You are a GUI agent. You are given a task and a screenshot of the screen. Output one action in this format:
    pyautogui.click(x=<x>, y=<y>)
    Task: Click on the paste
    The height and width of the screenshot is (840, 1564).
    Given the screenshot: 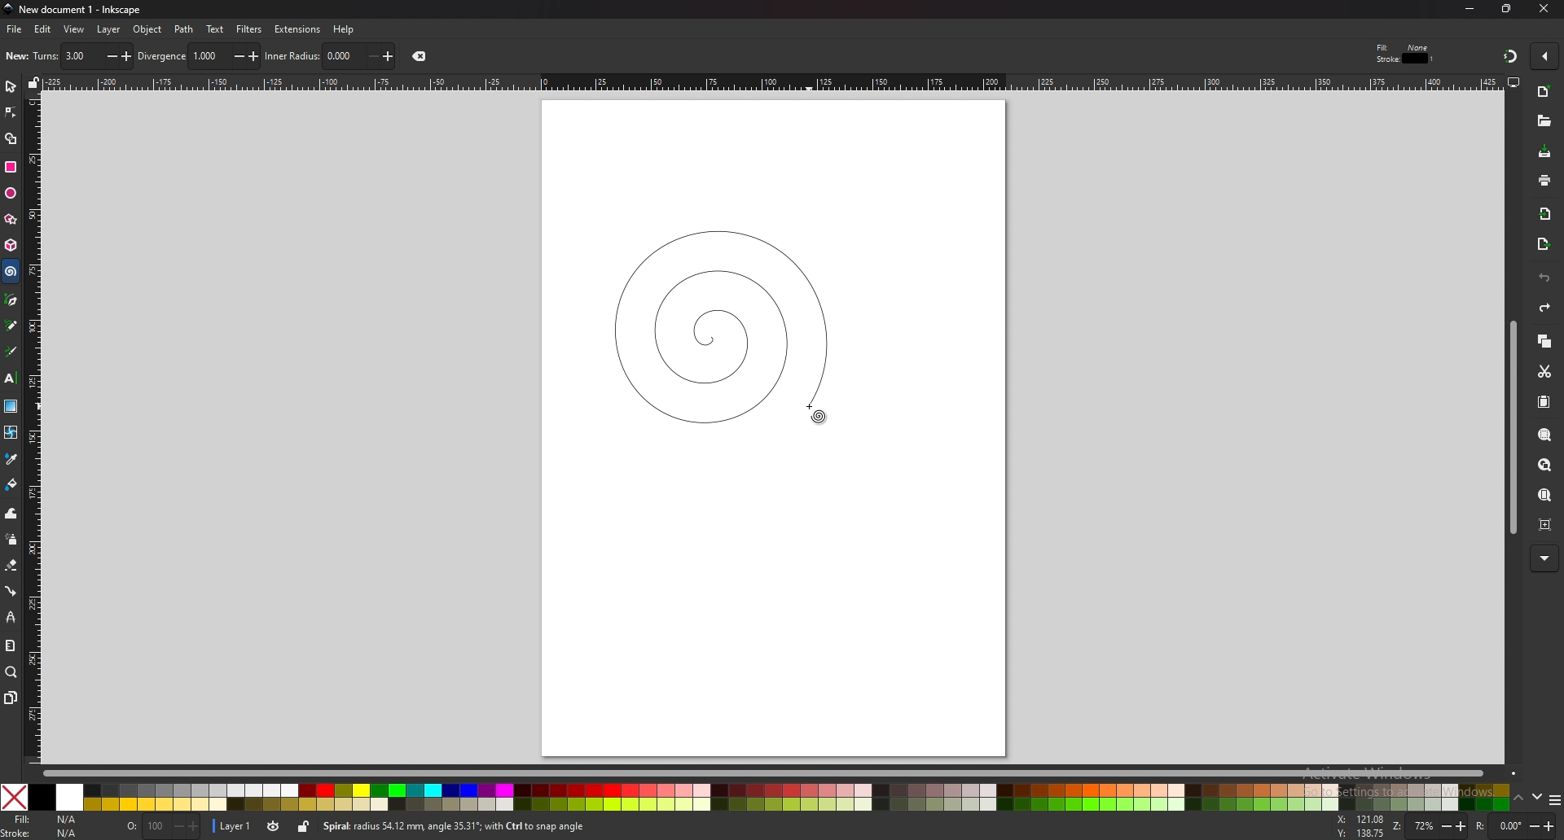 What is the action you would take?
    pyautogui.click(x=1543, y=401)
    